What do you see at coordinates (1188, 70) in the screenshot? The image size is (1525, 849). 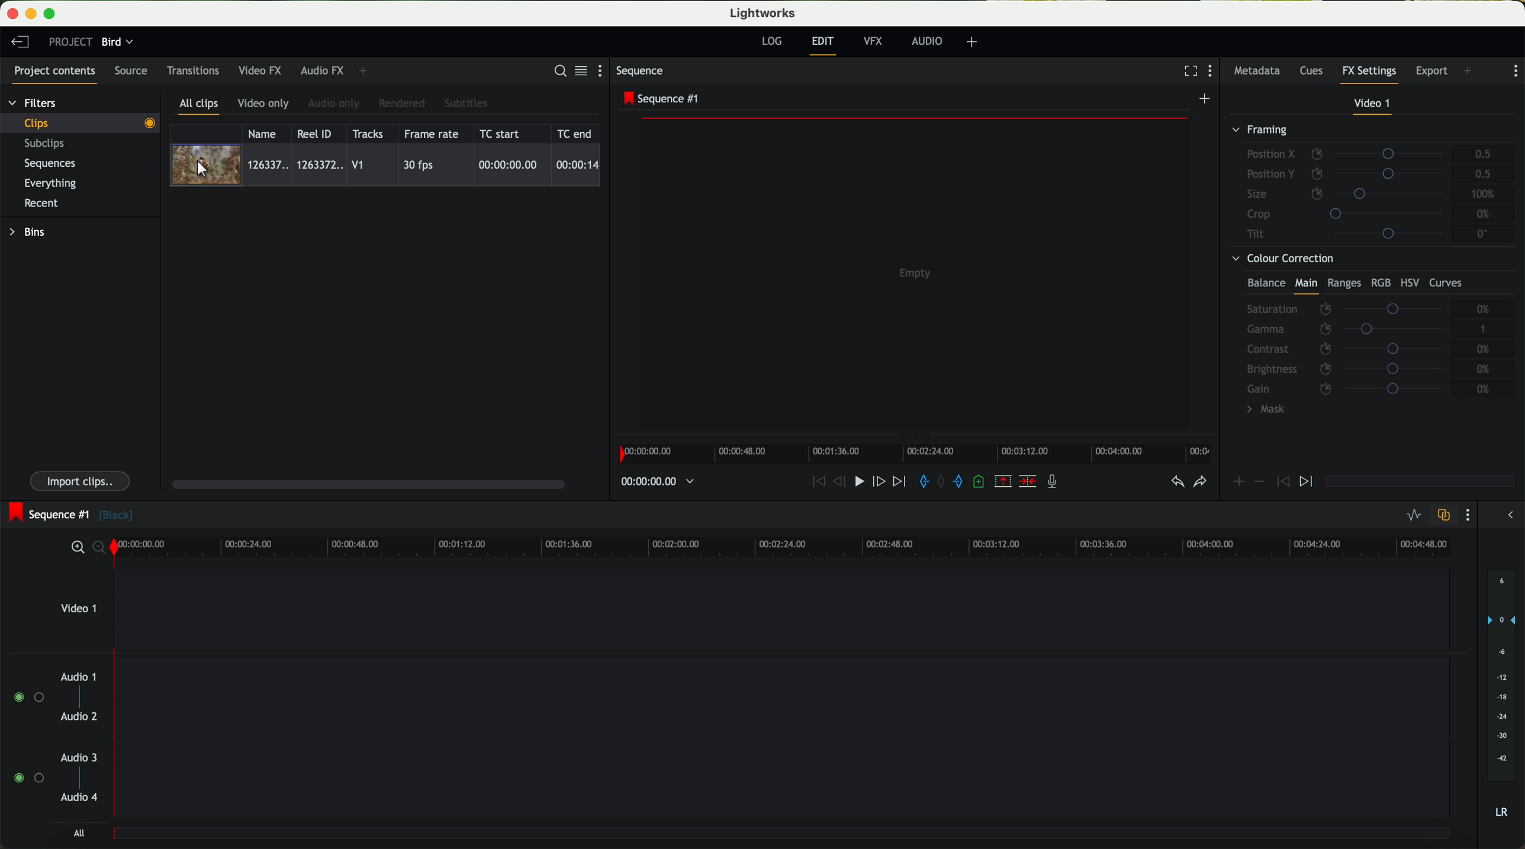 I see `fullscreen` at bounding box center [1188, 70].